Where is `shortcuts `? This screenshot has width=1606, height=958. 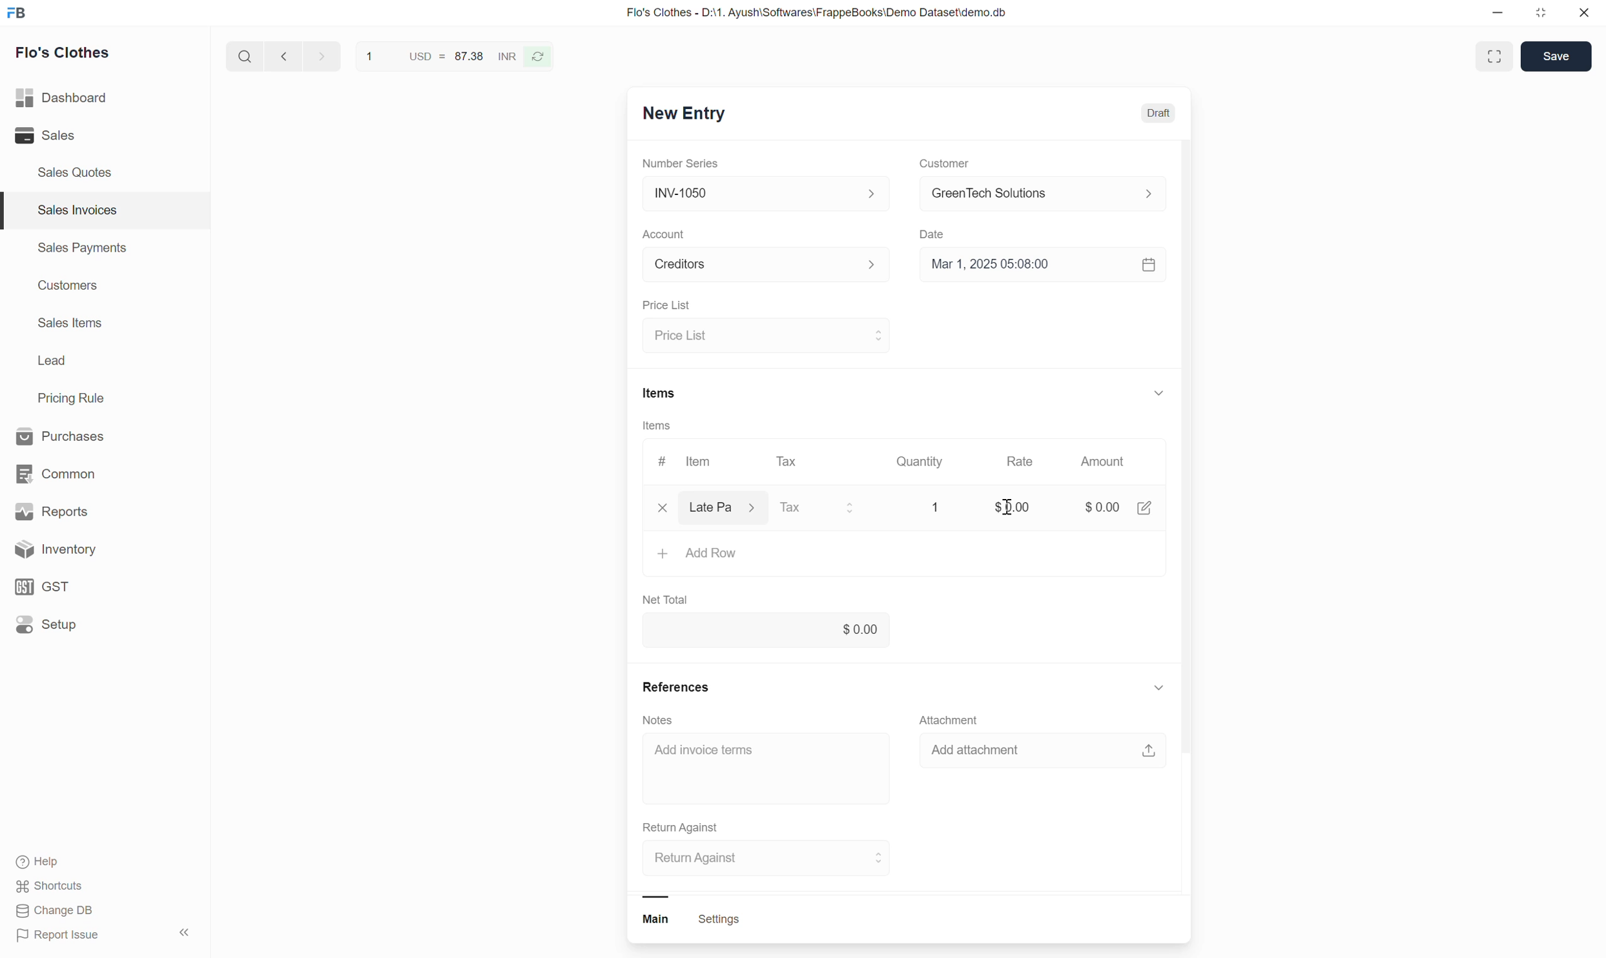 shortcuts  is located at coordinates (62, 886).